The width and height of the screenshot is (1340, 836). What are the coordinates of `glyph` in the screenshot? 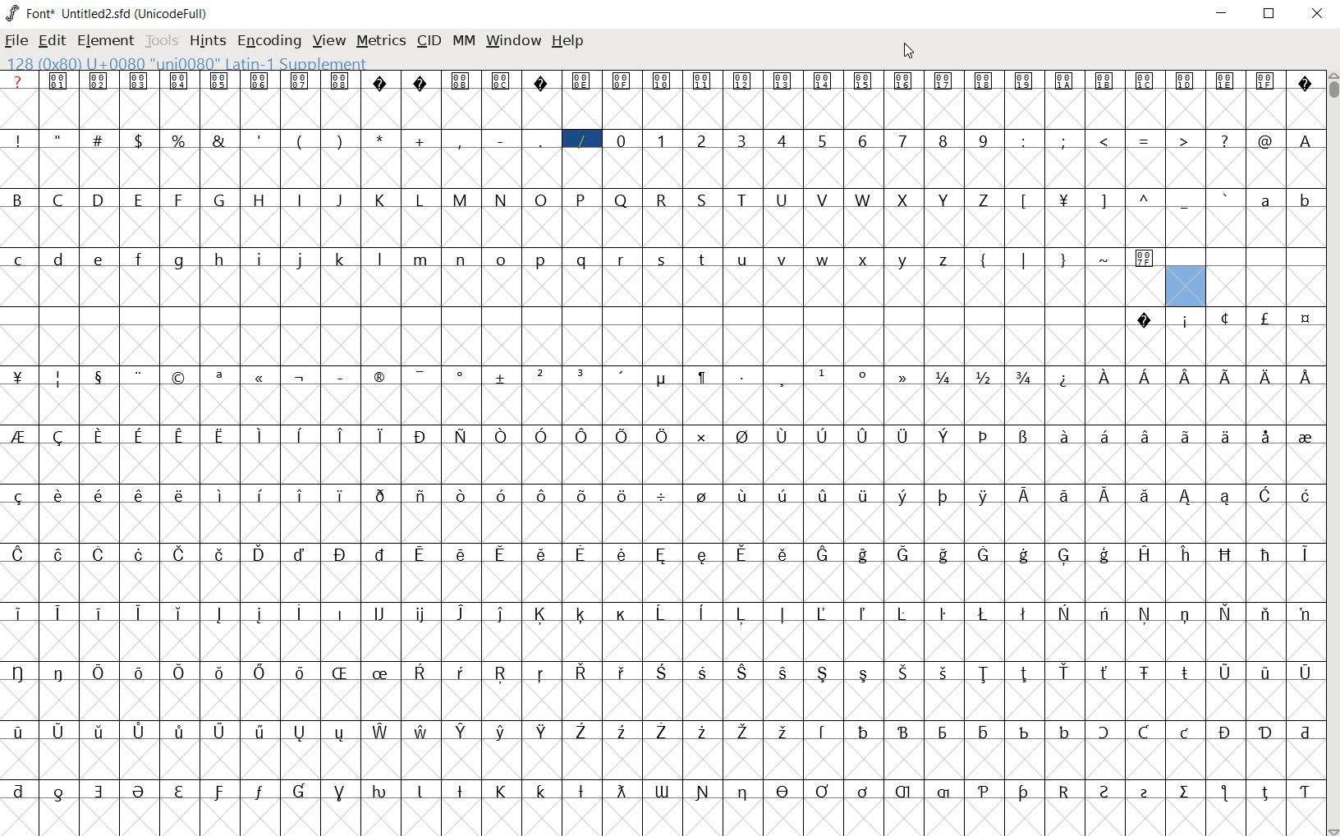 It's located at (902, 140).